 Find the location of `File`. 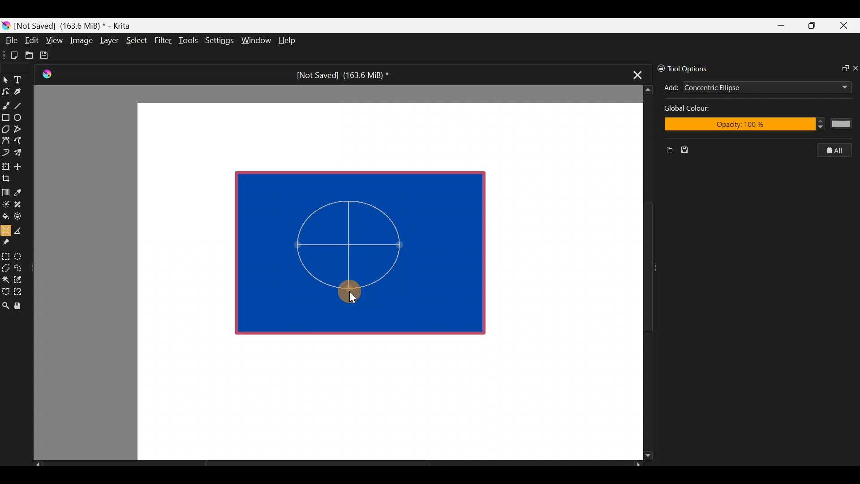

File is located at coordinates (9, 42).